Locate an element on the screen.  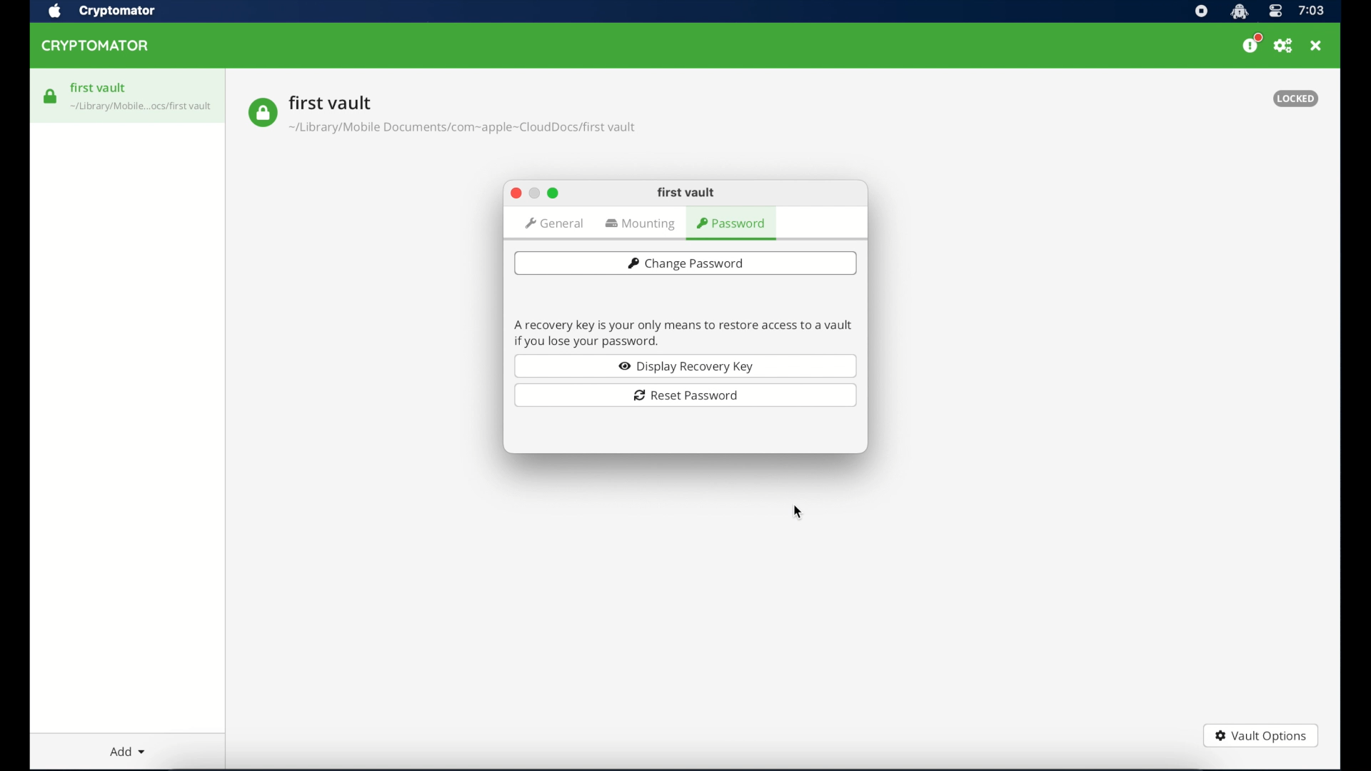
please consider donating is located at coordinates (1252, 44).